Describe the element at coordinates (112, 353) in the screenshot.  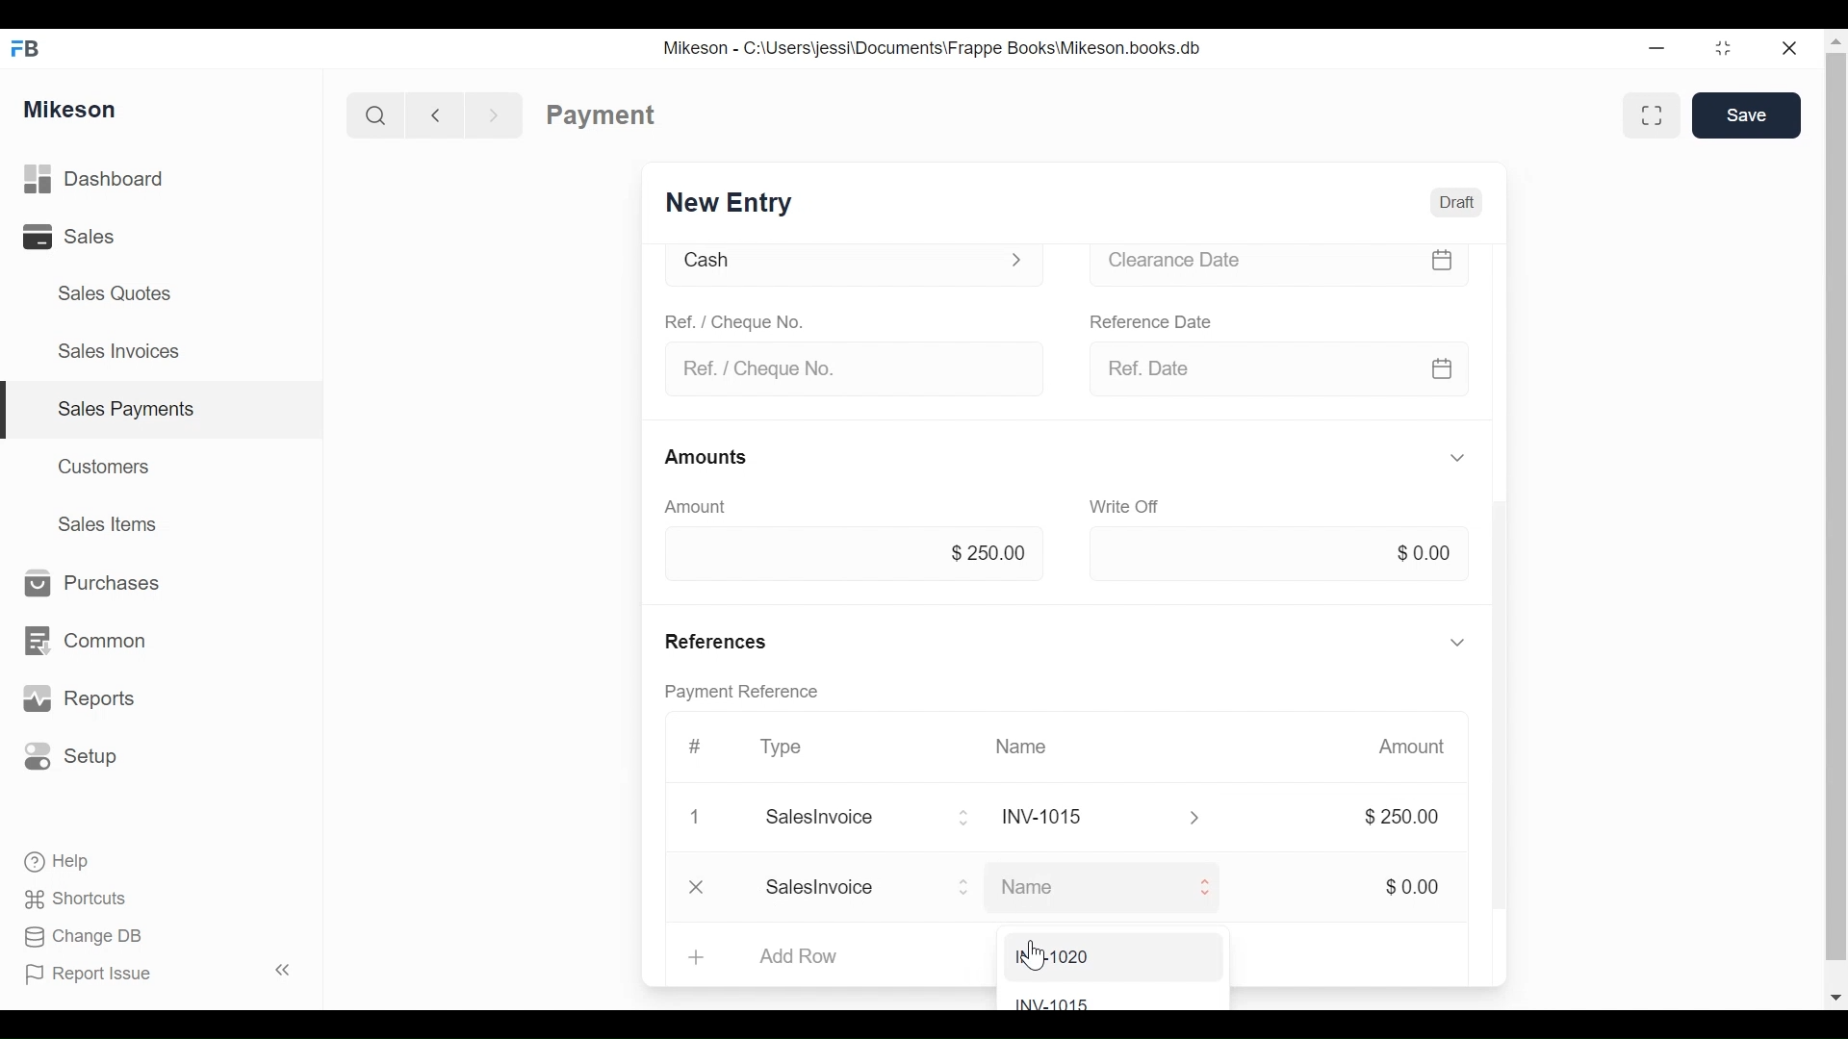
I see `Sales Invoices` at that location.